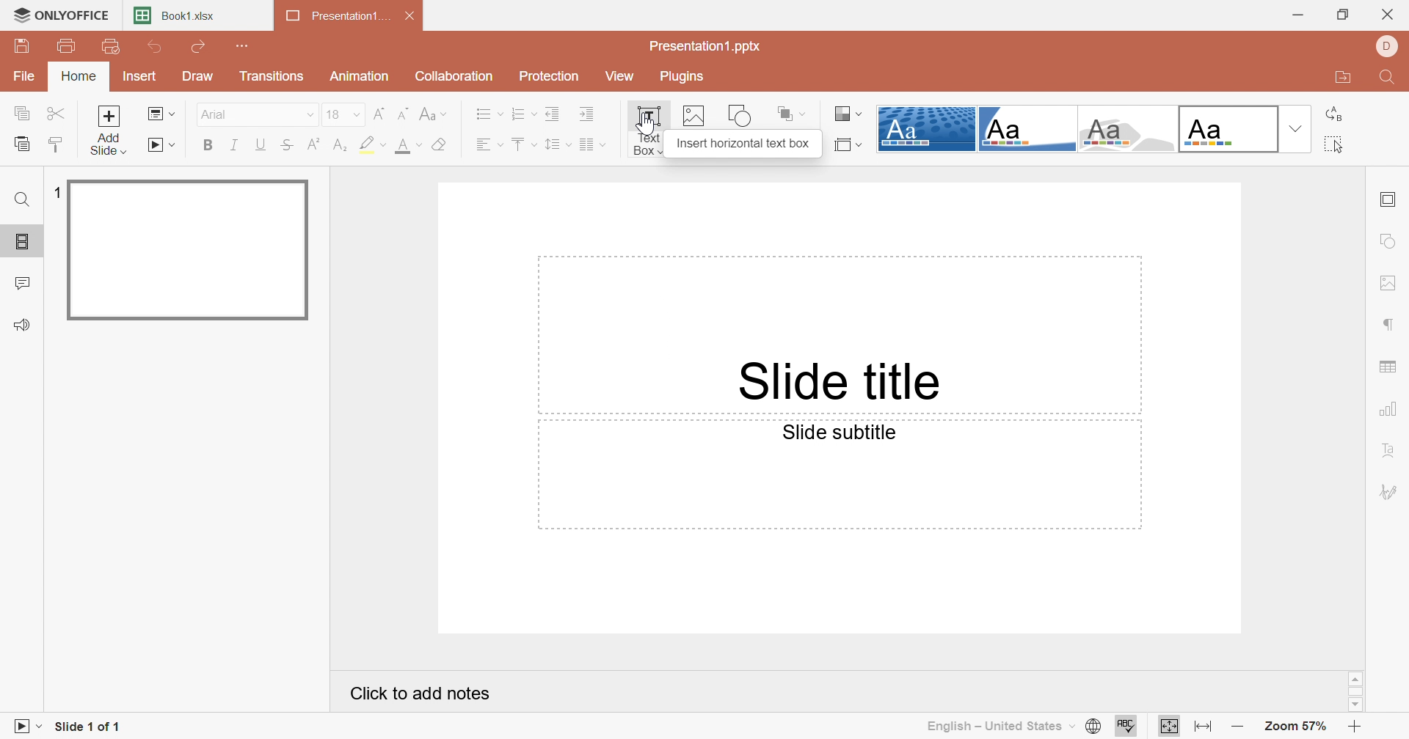 Image resolution: width=1409 pixels, height=739 pixels. I want to click on Transitions, so click(272, 76).